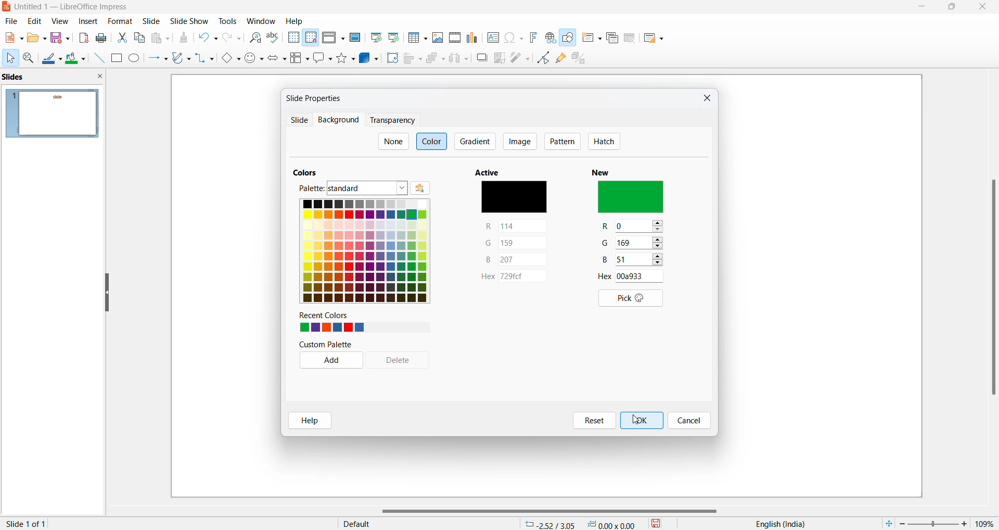 This screenshot has height=530, width=999. I want to click on view navigation, so click(60, 20).